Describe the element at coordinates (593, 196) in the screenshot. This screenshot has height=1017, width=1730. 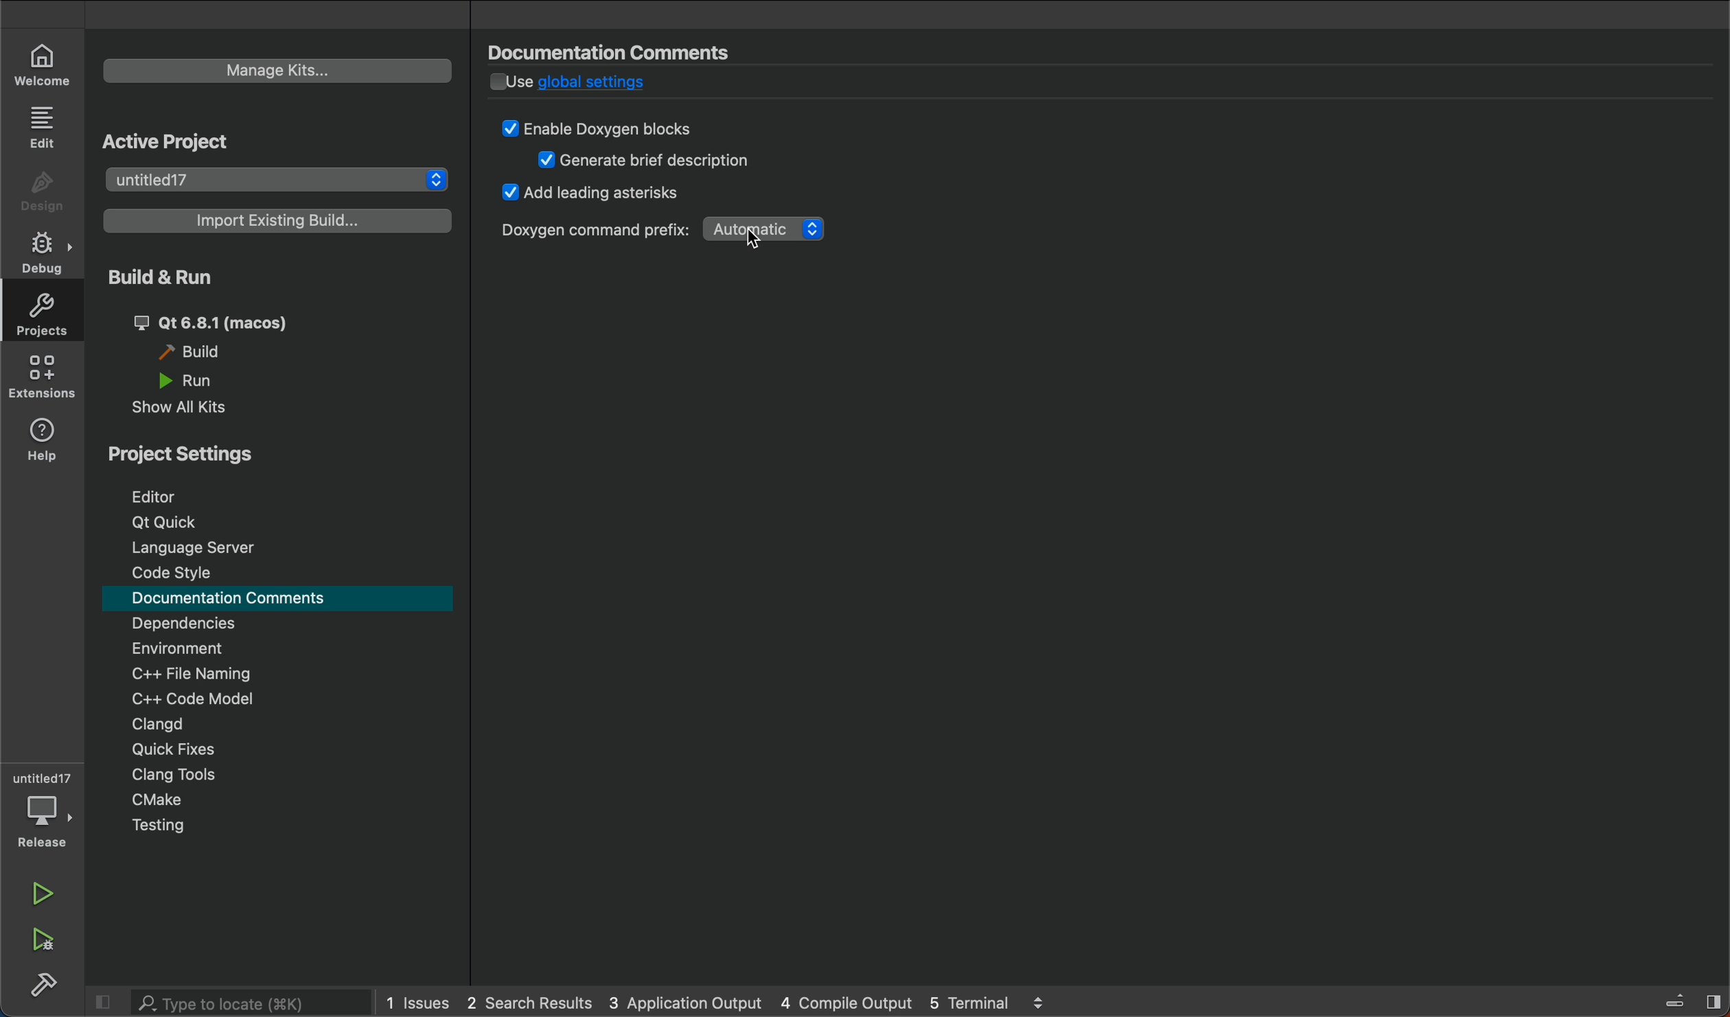
I see `add astricks` at that location.